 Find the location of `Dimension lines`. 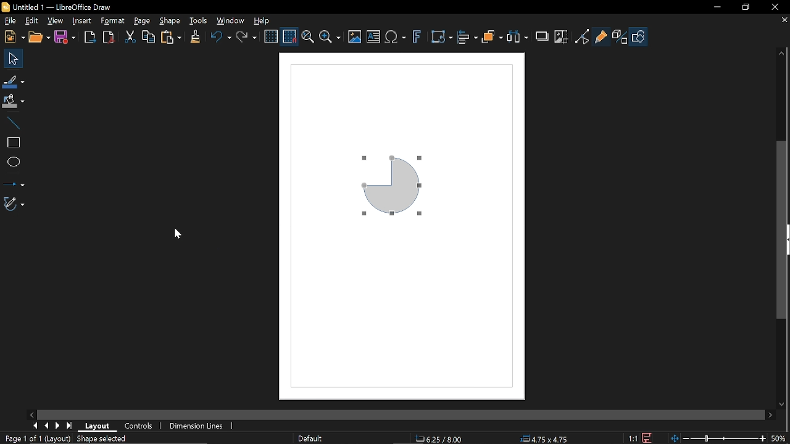

Dimension lines is located at coordinates (201, 425).